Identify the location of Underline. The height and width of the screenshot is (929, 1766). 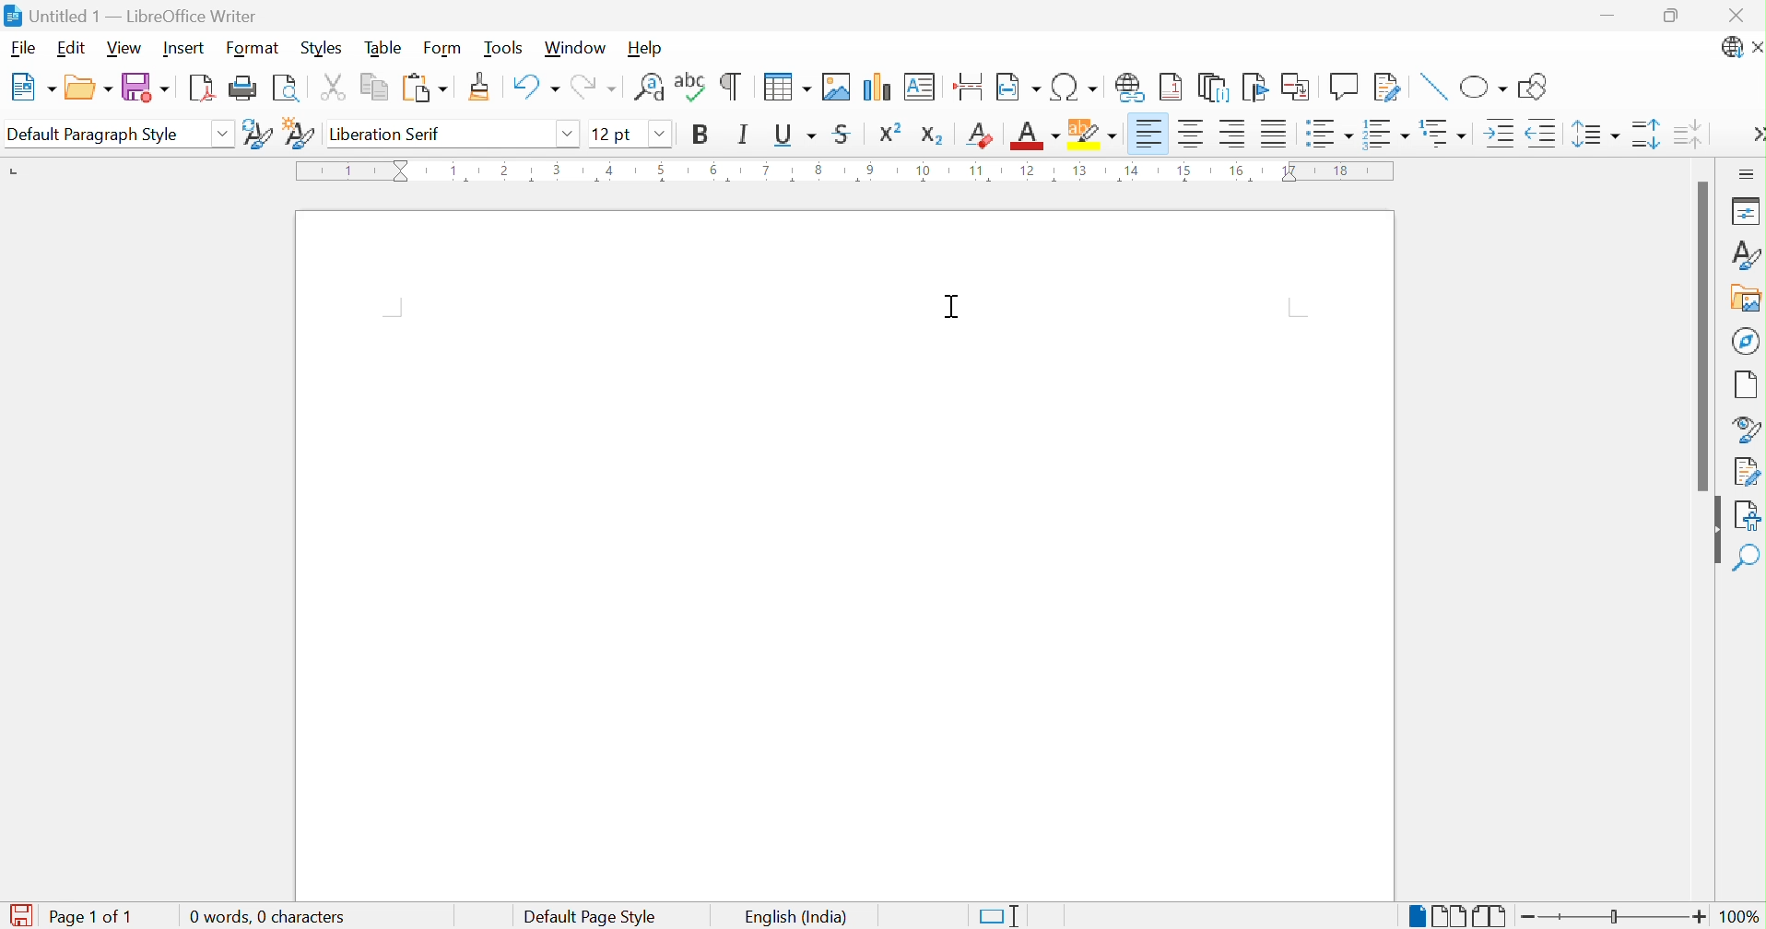
(795, 135).